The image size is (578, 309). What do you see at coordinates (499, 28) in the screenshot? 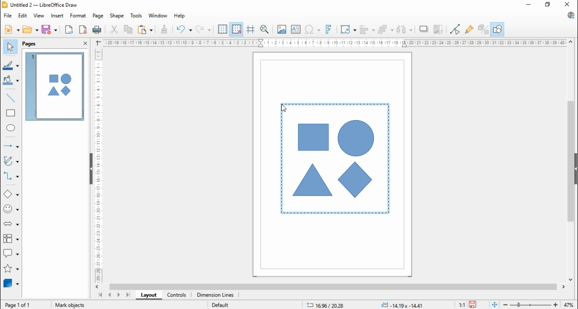
I see `show draw functions` at bounding box center [499, 28].